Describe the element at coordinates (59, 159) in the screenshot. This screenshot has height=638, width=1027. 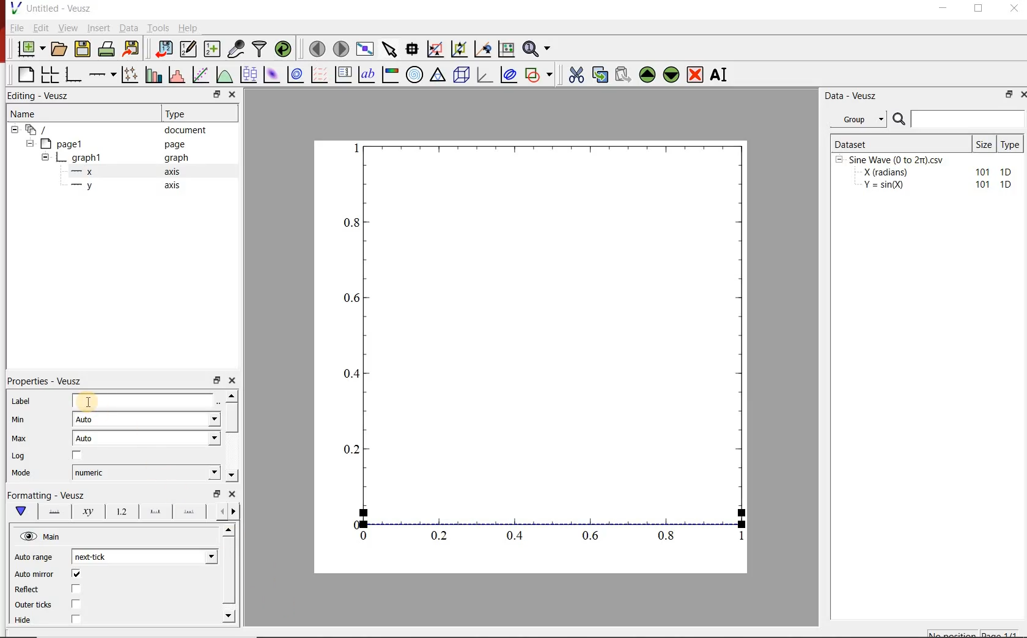
I see `Page 1 Graph 1` at that location.